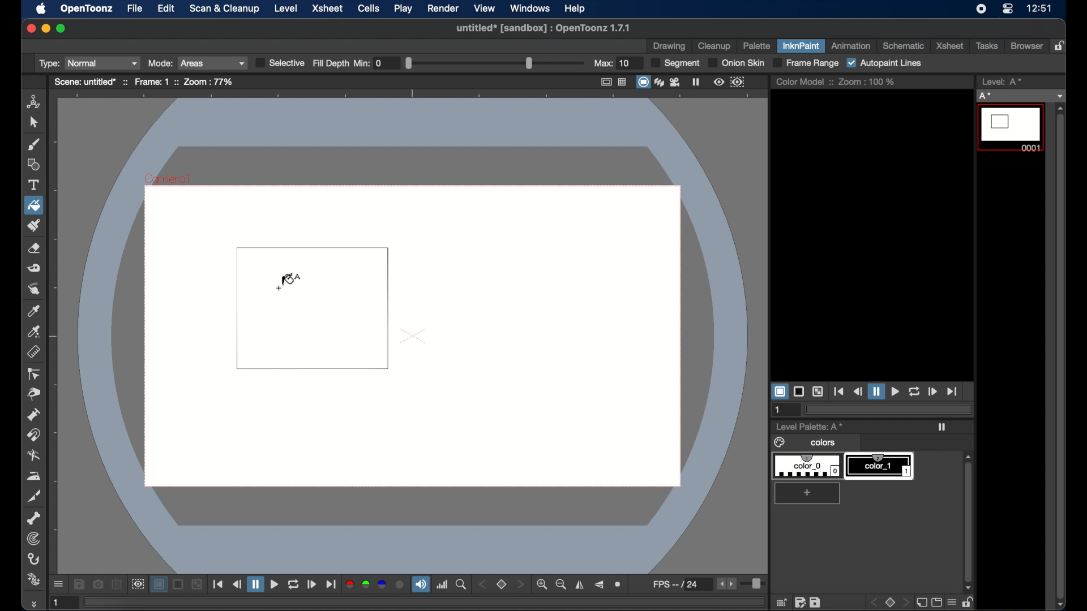 The height and width of the screenshot is (611, 1087). I want to click on picker tool, so click(33, 311).